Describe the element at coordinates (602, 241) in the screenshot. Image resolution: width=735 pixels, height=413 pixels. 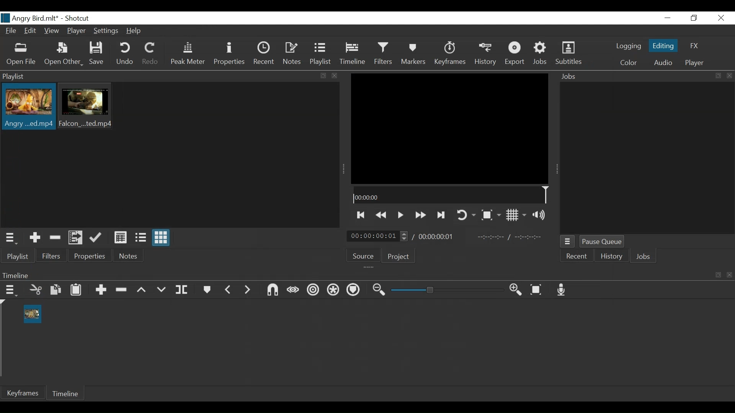
I see `Pause Queue` at that location.